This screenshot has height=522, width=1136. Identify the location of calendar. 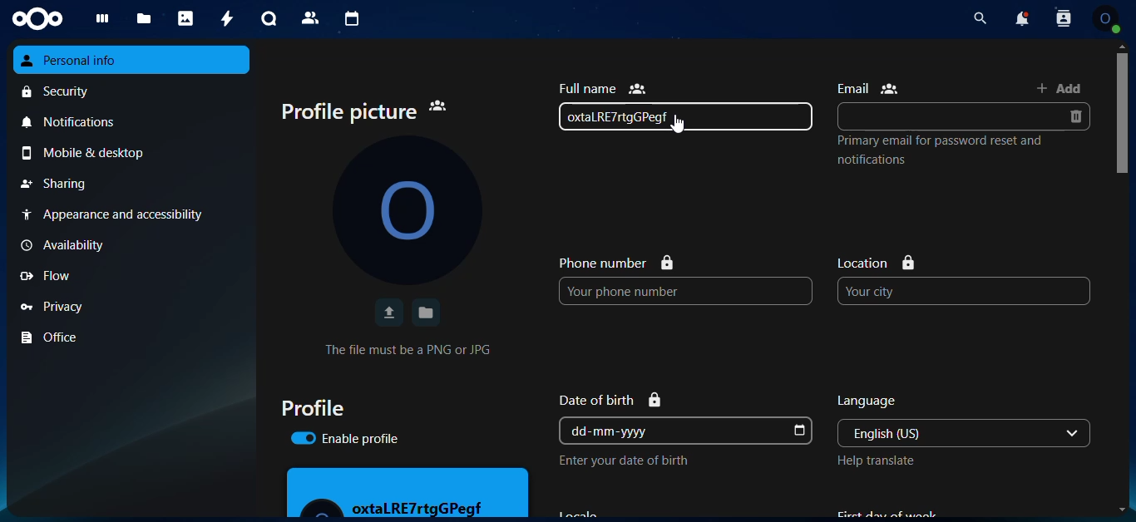
(348, 18).